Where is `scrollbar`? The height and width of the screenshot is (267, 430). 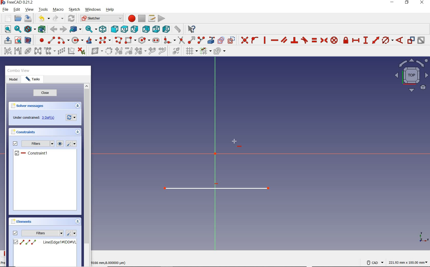
scrollbar is located at coordinates (87, 164).